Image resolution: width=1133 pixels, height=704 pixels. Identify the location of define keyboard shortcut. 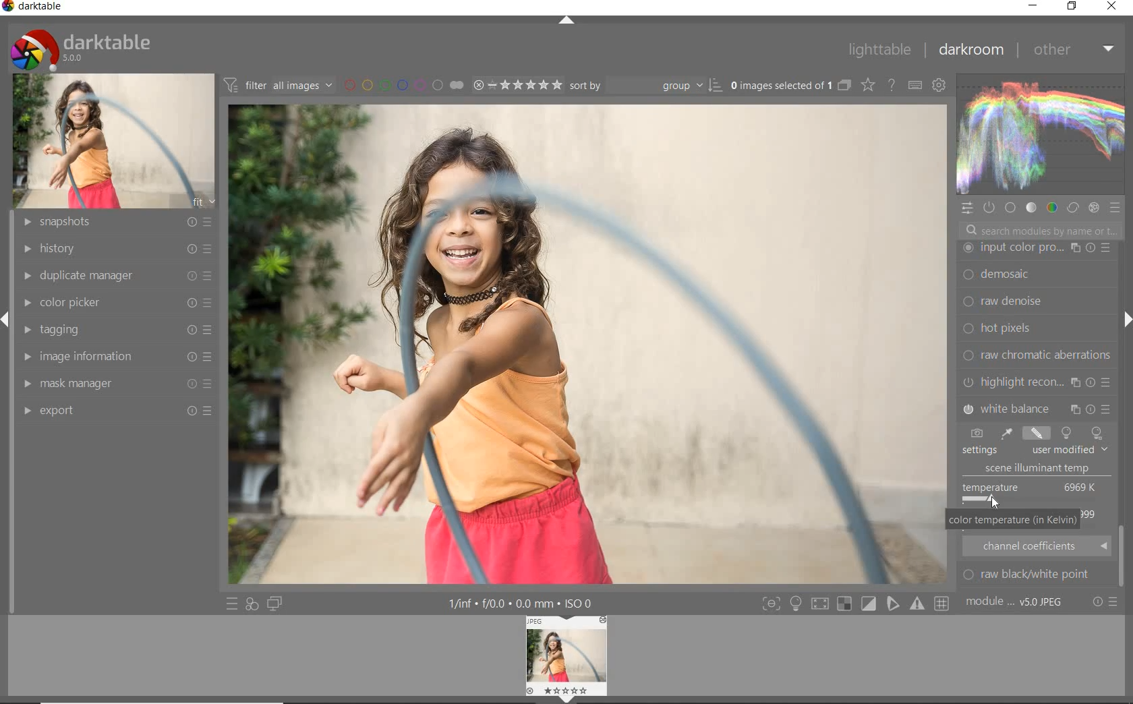
(914, 85).